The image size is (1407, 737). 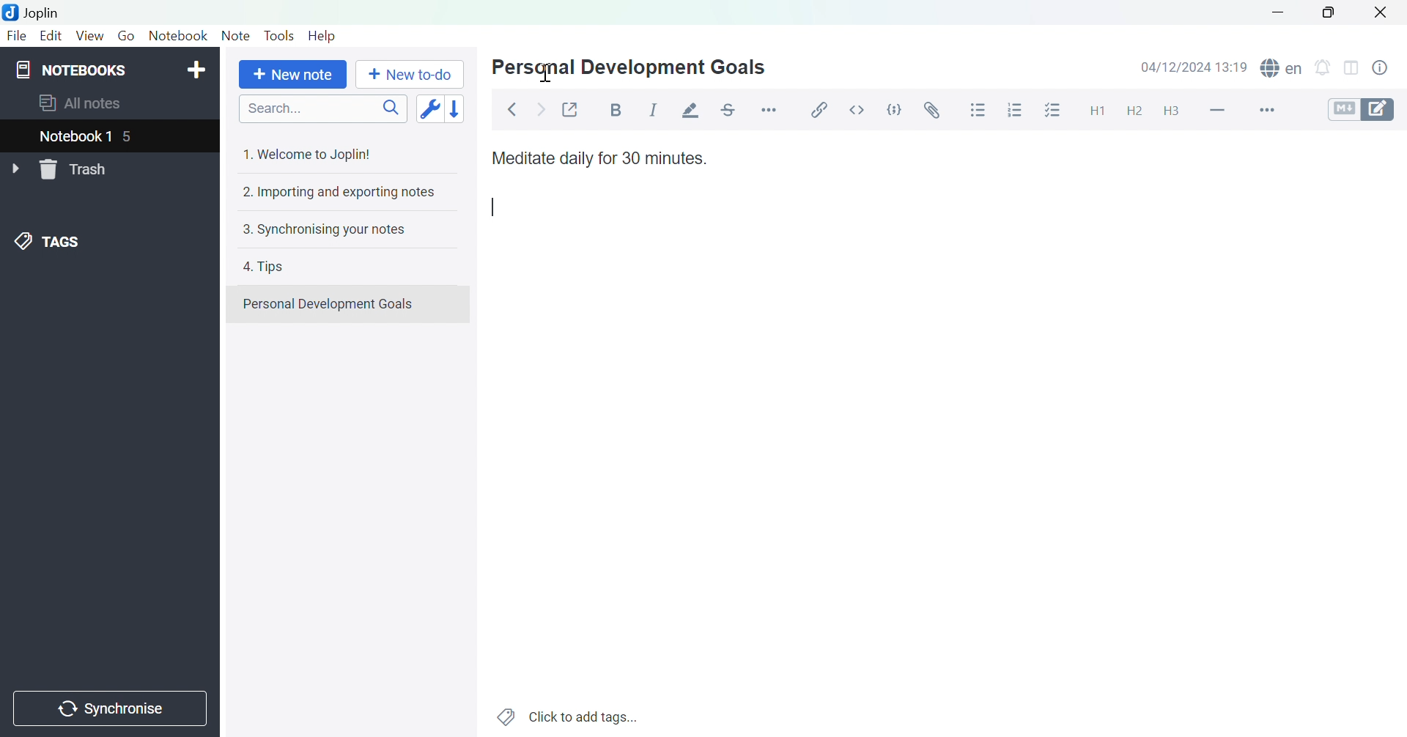 I want to click on nOTEBOOK 1, so click(x=77, y=136).